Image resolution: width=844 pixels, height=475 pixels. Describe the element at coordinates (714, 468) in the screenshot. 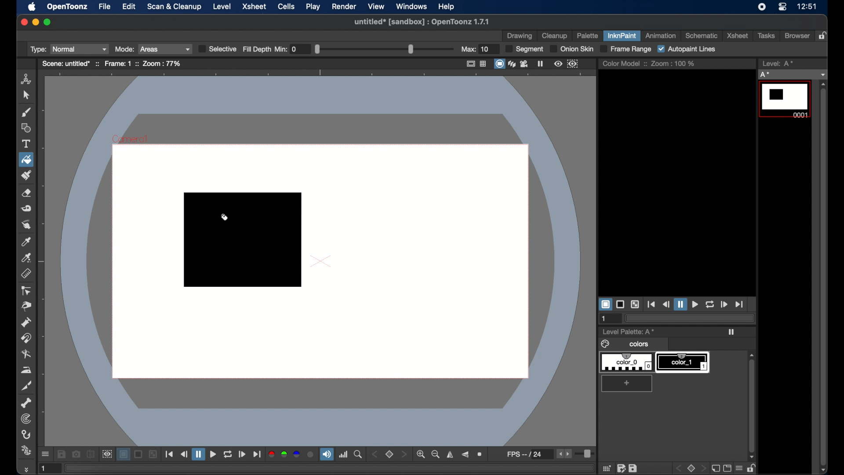

I see `new page` at that location.